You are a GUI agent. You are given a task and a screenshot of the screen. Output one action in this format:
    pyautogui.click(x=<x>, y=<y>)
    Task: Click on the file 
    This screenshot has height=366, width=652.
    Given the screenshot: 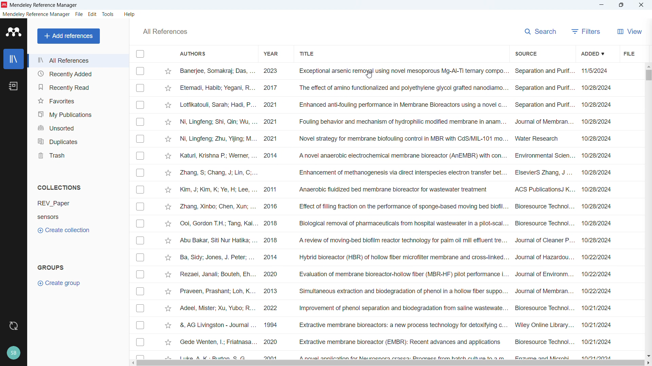 What is the action you would take?
    pyautogui.click(x=79, y=15)
    